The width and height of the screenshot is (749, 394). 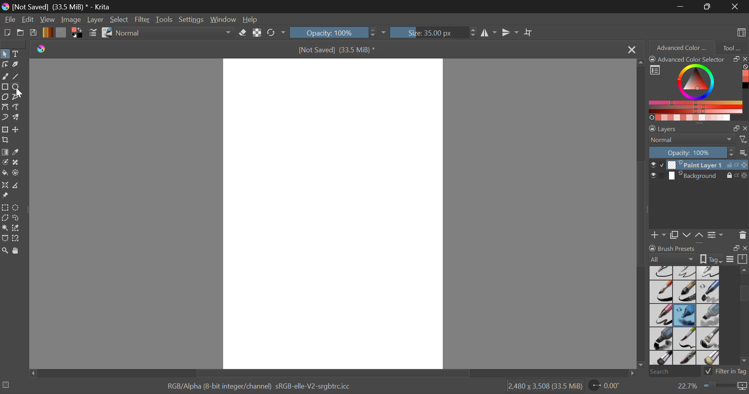 What do you see at coordinates (698, 140) in the screenshot?
I see `Blending Mode` at bounding box center [698, 140].